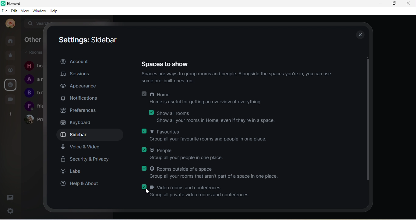  What do you see at coordinates (368, 119) in the screenshot?
I see `vertical scroll bar` at bounding box center [368, 119].